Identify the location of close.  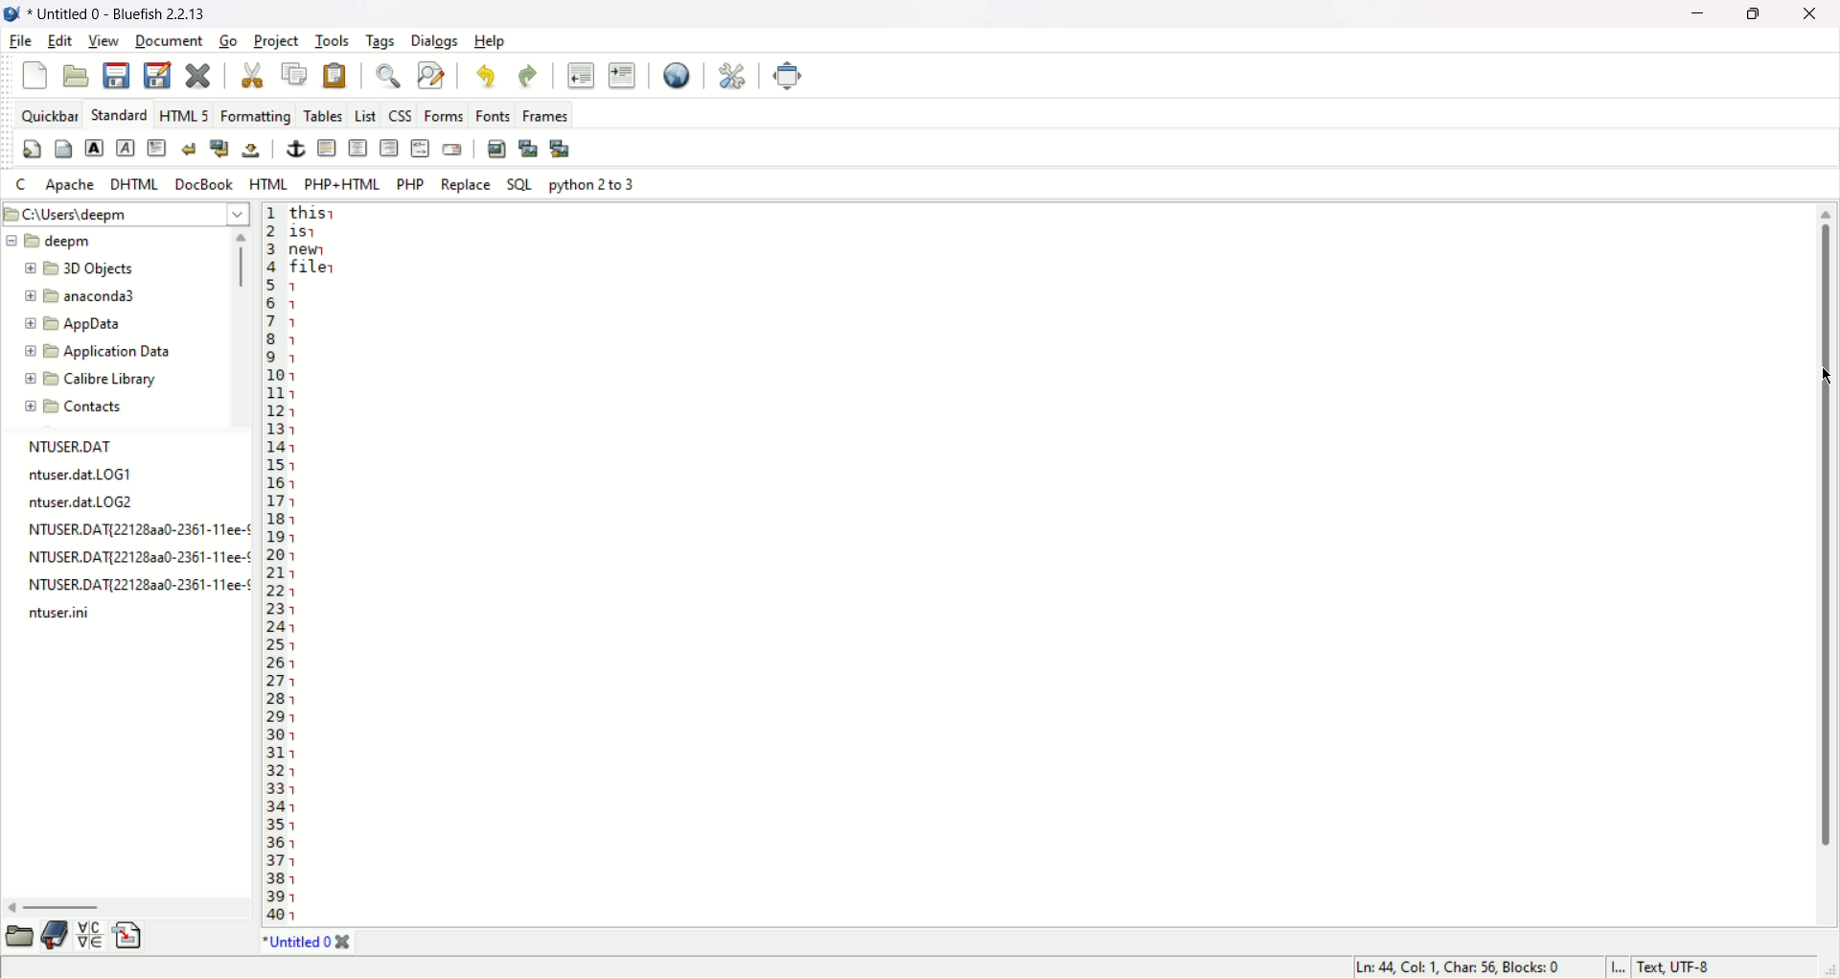
(199, 77).